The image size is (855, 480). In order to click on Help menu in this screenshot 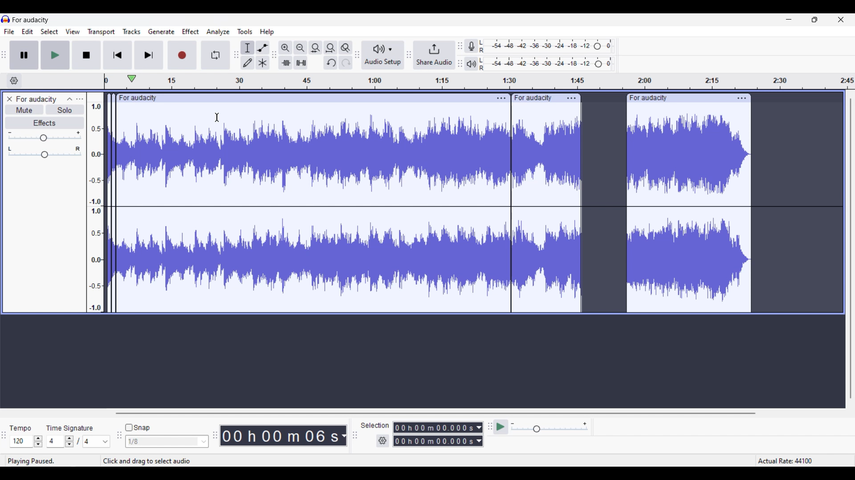, I will do `click(267, 32)`.